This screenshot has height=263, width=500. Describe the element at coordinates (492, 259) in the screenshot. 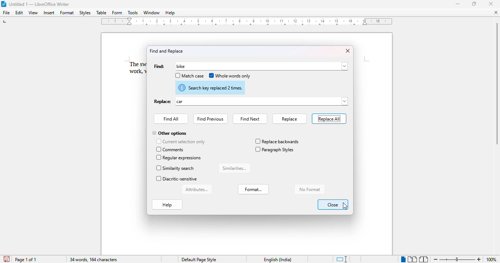

I see `100% (current zoom level)` at that location.